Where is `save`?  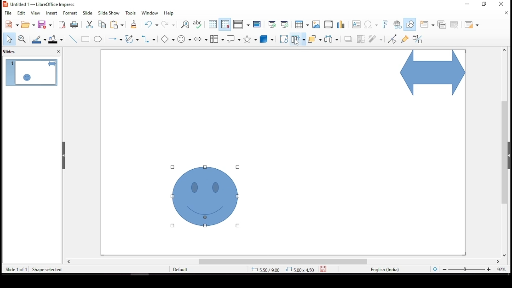
save is located at coordinates (46, 25).